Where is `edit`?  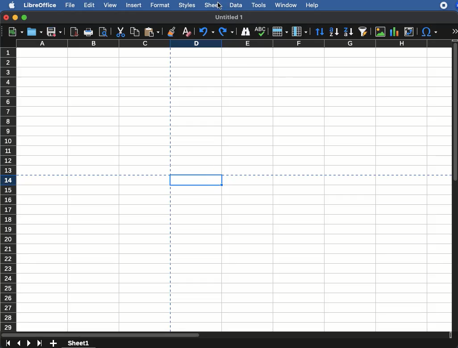
edit is located at coordinates (89, 5).